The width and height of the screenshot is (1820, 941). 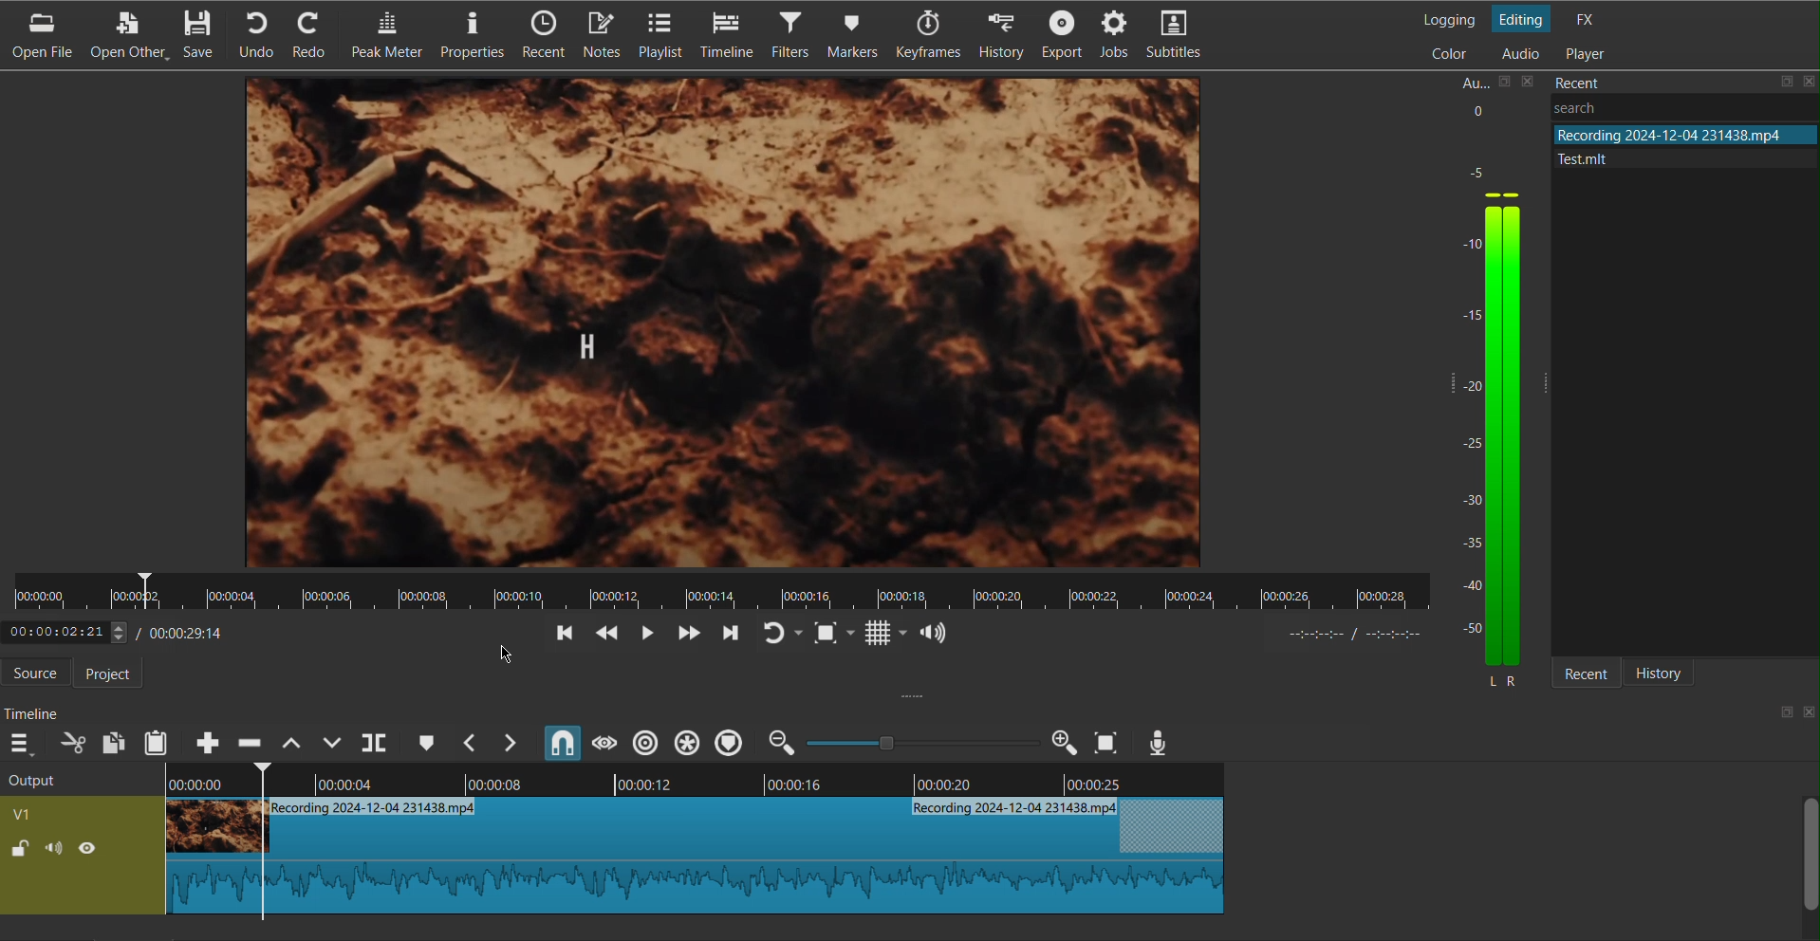 I want to click on Cut, so click(x=72, y=743).